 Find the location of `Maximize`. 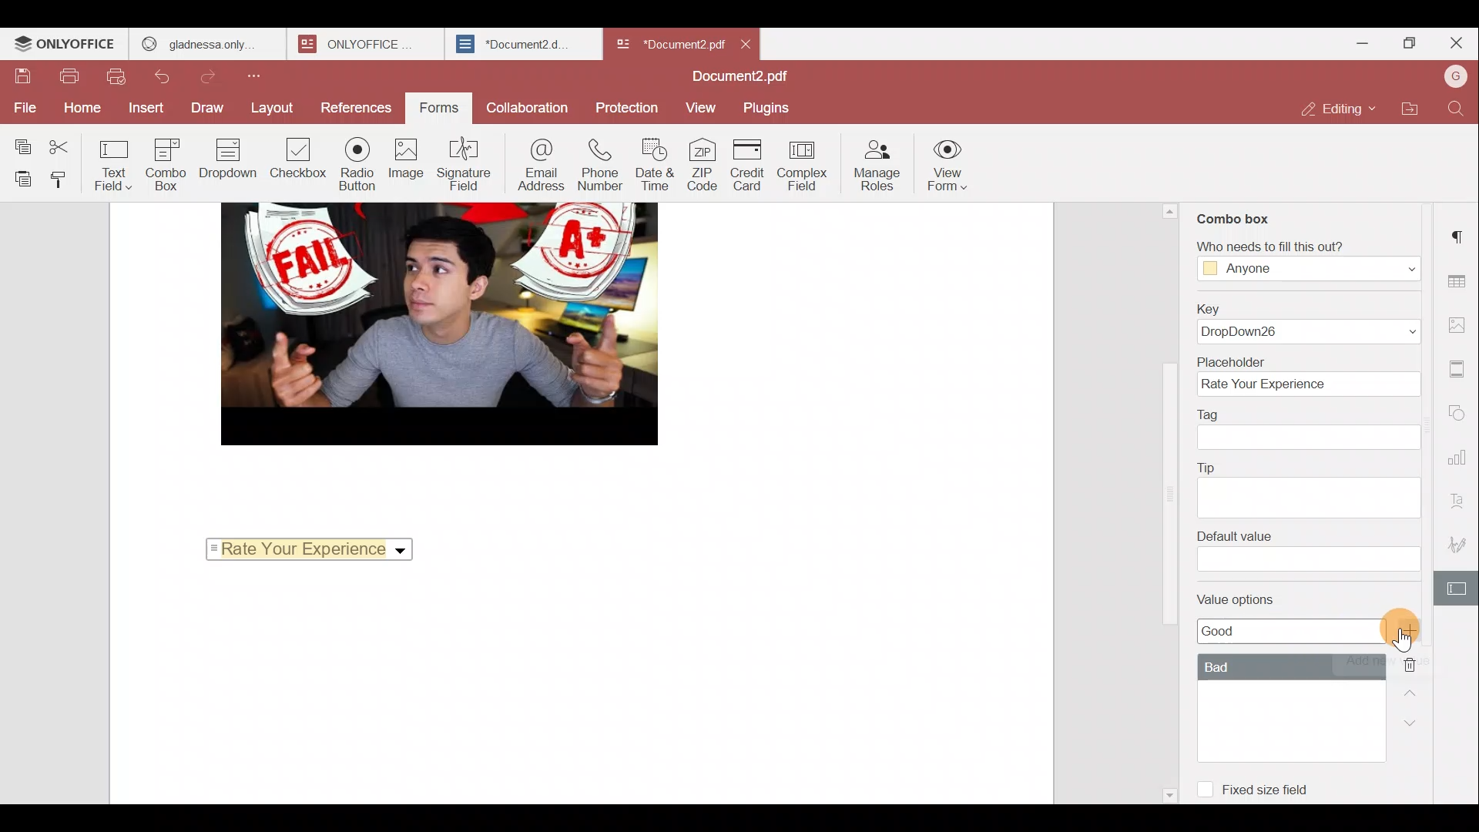

Maximize is located at coordinates (1405, 45).